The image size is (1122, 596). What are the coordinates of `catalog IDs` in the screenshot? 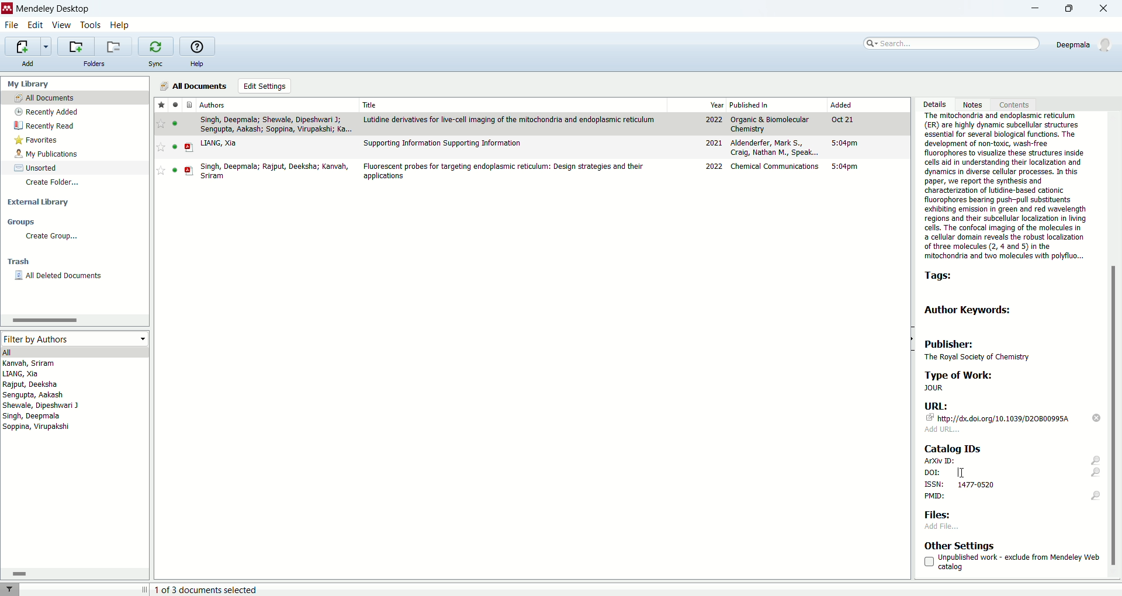 It's located at (951, 448).